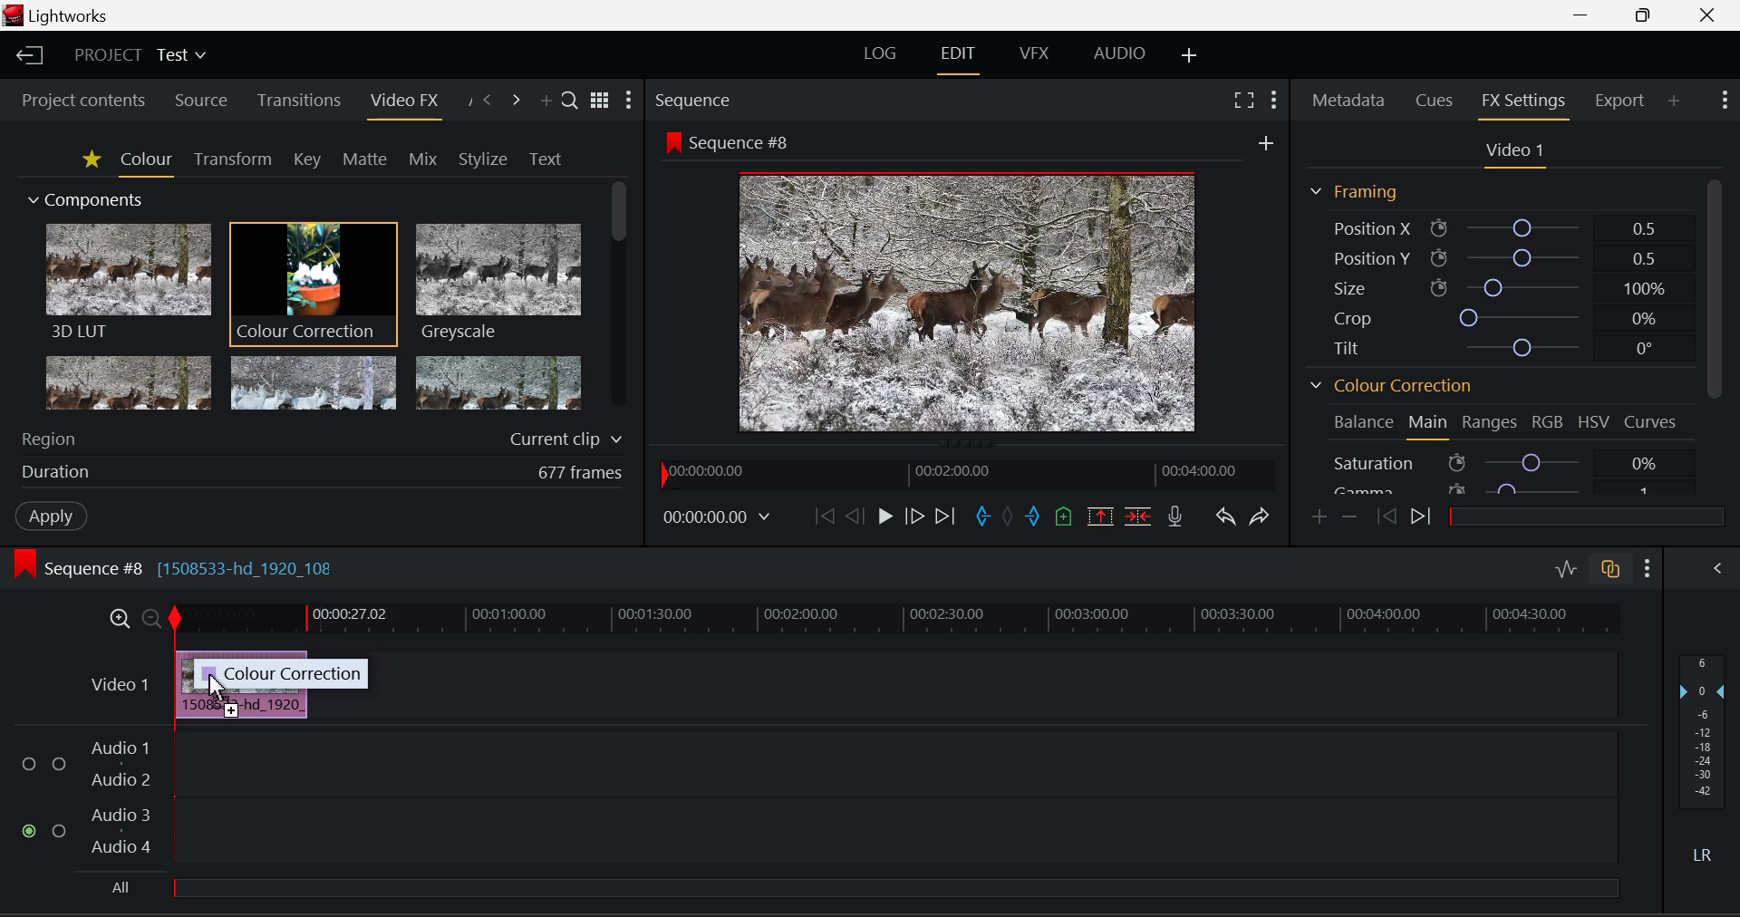 The height and width of the screenshot is (917, 1740). What do you see at coordinates (1176, 516) in the screenshot?
I see `Record Voiceover` at bounding box center [1176, 516].